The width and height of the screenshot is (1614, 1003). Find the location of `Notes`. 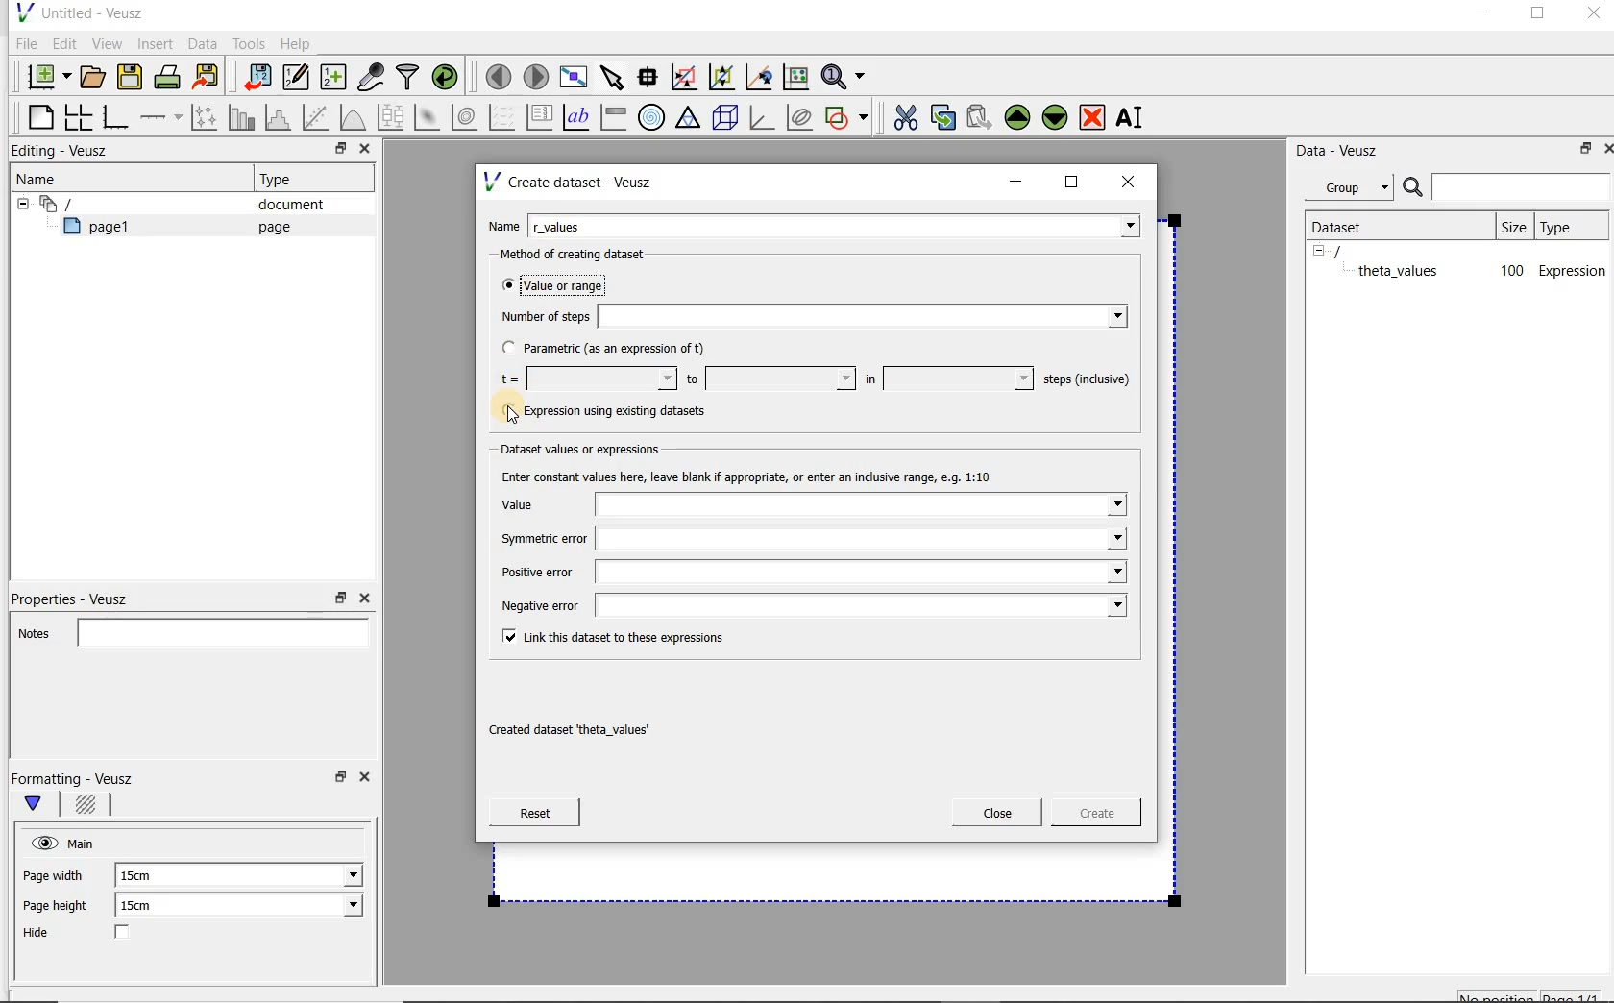

Notes is located at coordinates (187, 630).